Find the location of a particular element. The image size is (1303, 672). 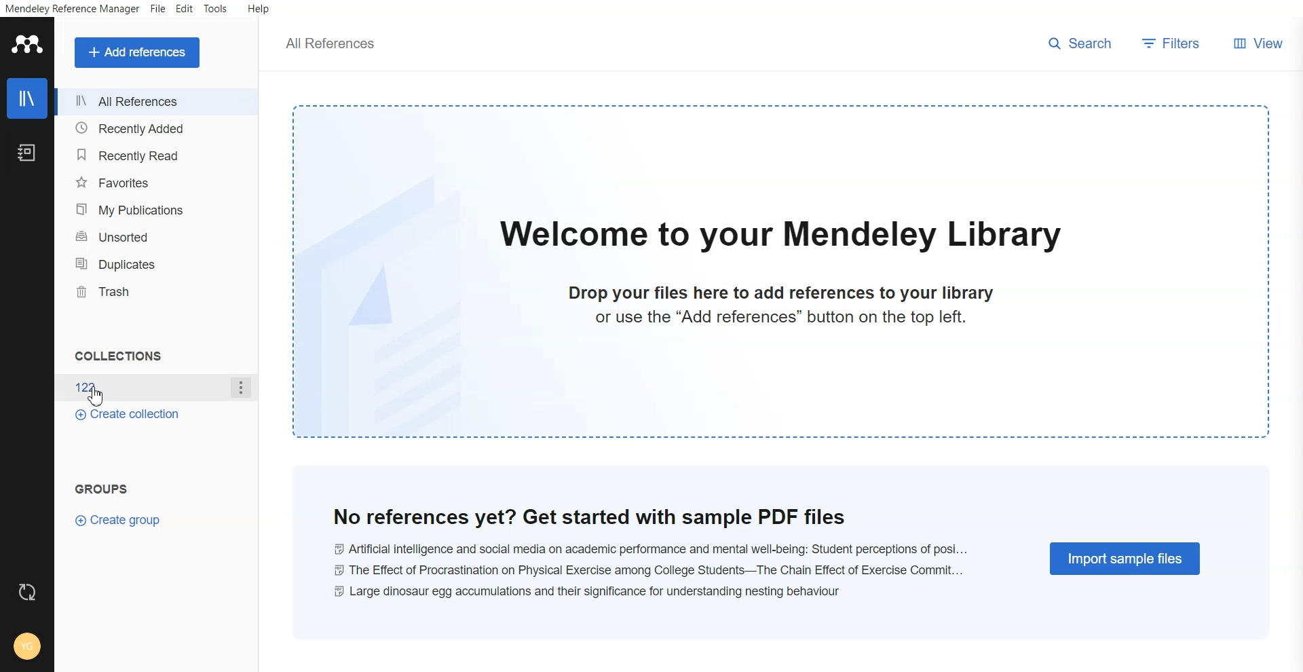

Recently read is located at coordinates (157, 153).